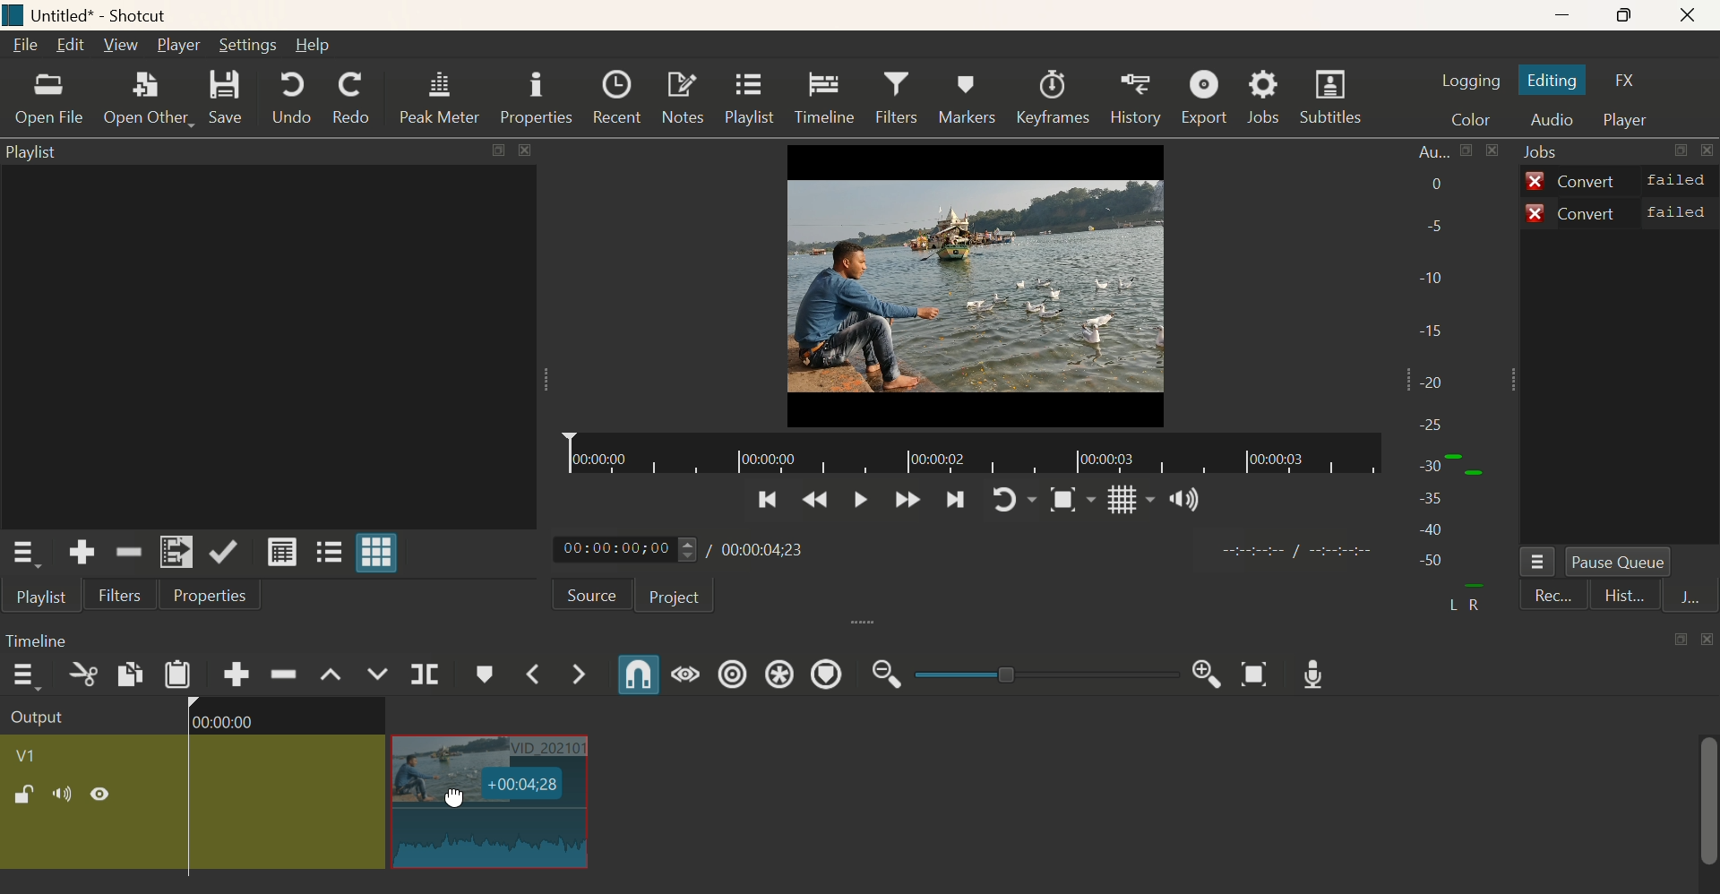 The image size is (1720, 894). I want to click on Play/Pause, so click(856, 505).